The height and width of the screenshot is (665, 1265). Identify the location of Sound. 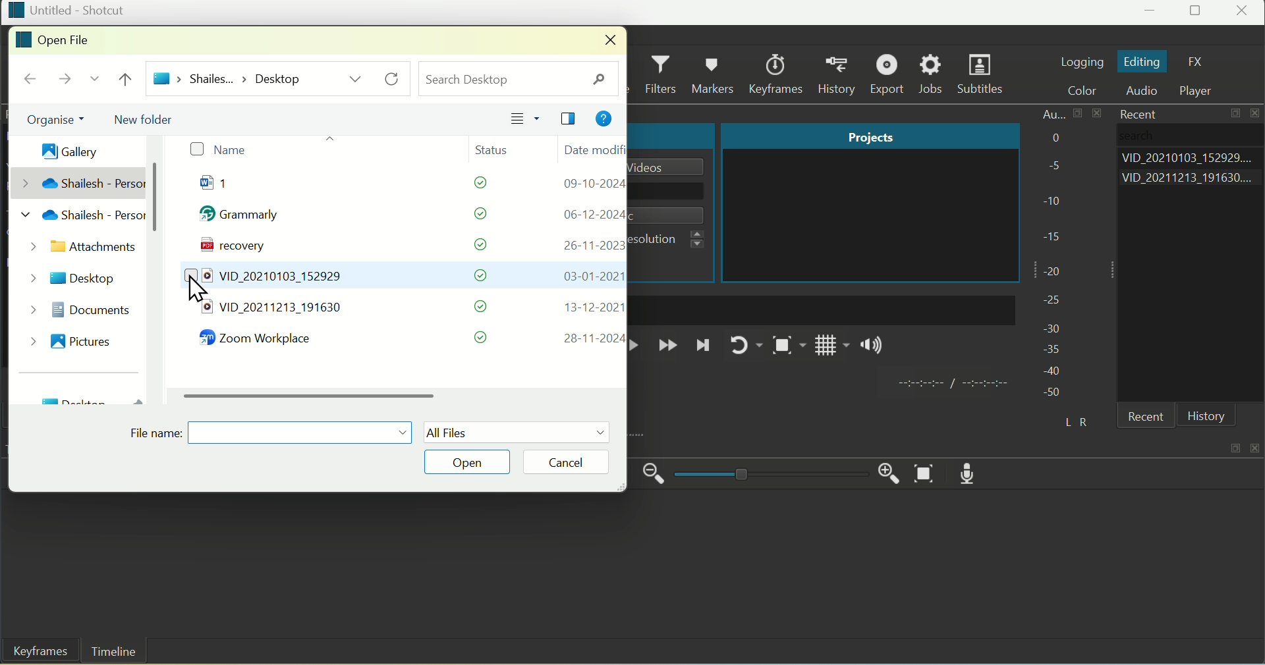
(873, 348).